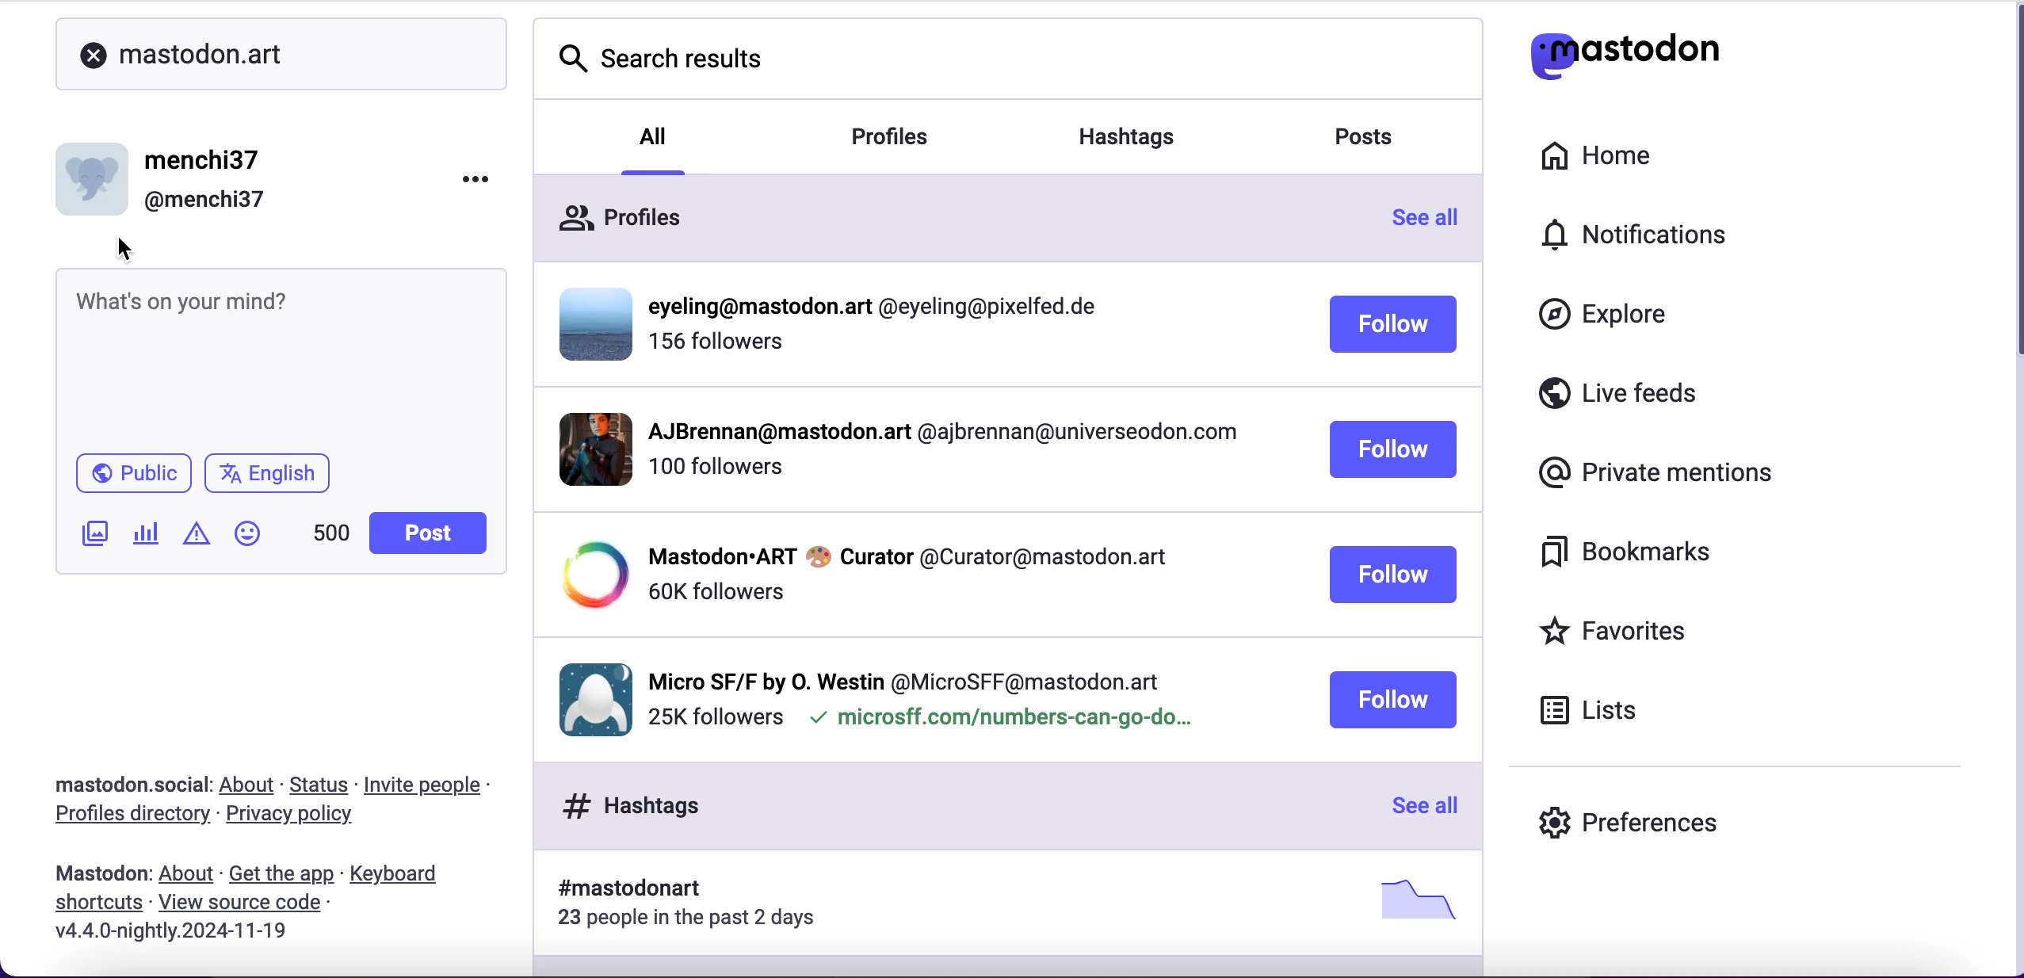  I want to click on cursor, so click(128, 247).